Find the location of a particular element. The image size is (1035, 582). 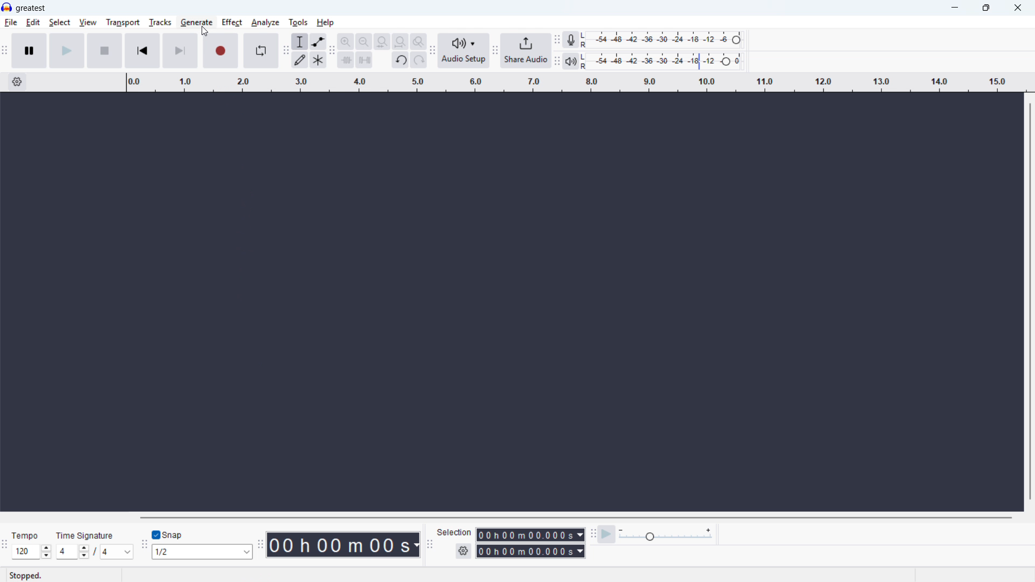

Set tempo  is located at coordinates (31, 552).